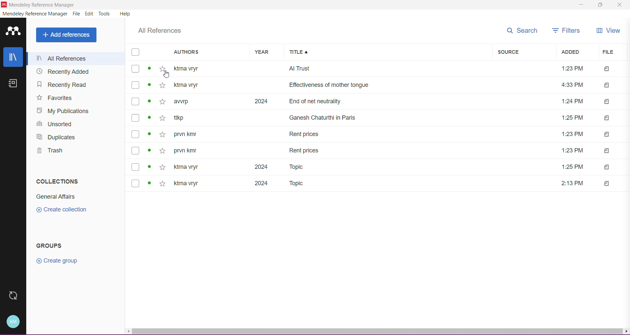 The image size is (630, 335). I want to click on Select all, so click(136, 52).